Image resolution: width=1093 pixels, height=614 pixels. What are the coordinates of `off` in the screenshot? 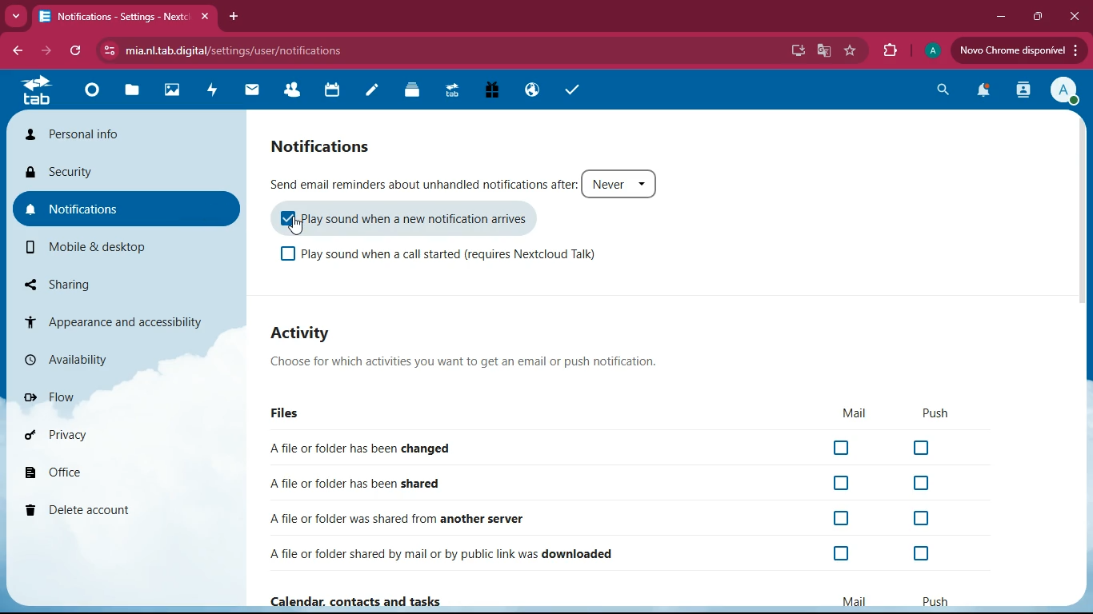 It's located at (287, 255).